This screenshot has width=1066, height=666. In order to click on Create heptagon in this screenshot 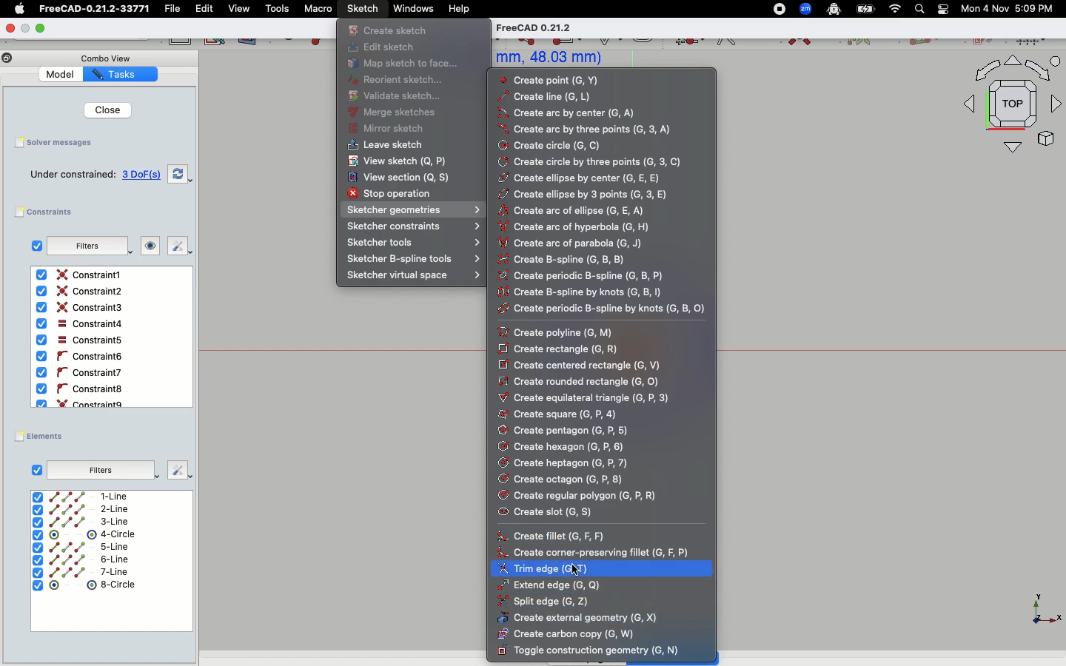, I will do `click(566, 463)`.